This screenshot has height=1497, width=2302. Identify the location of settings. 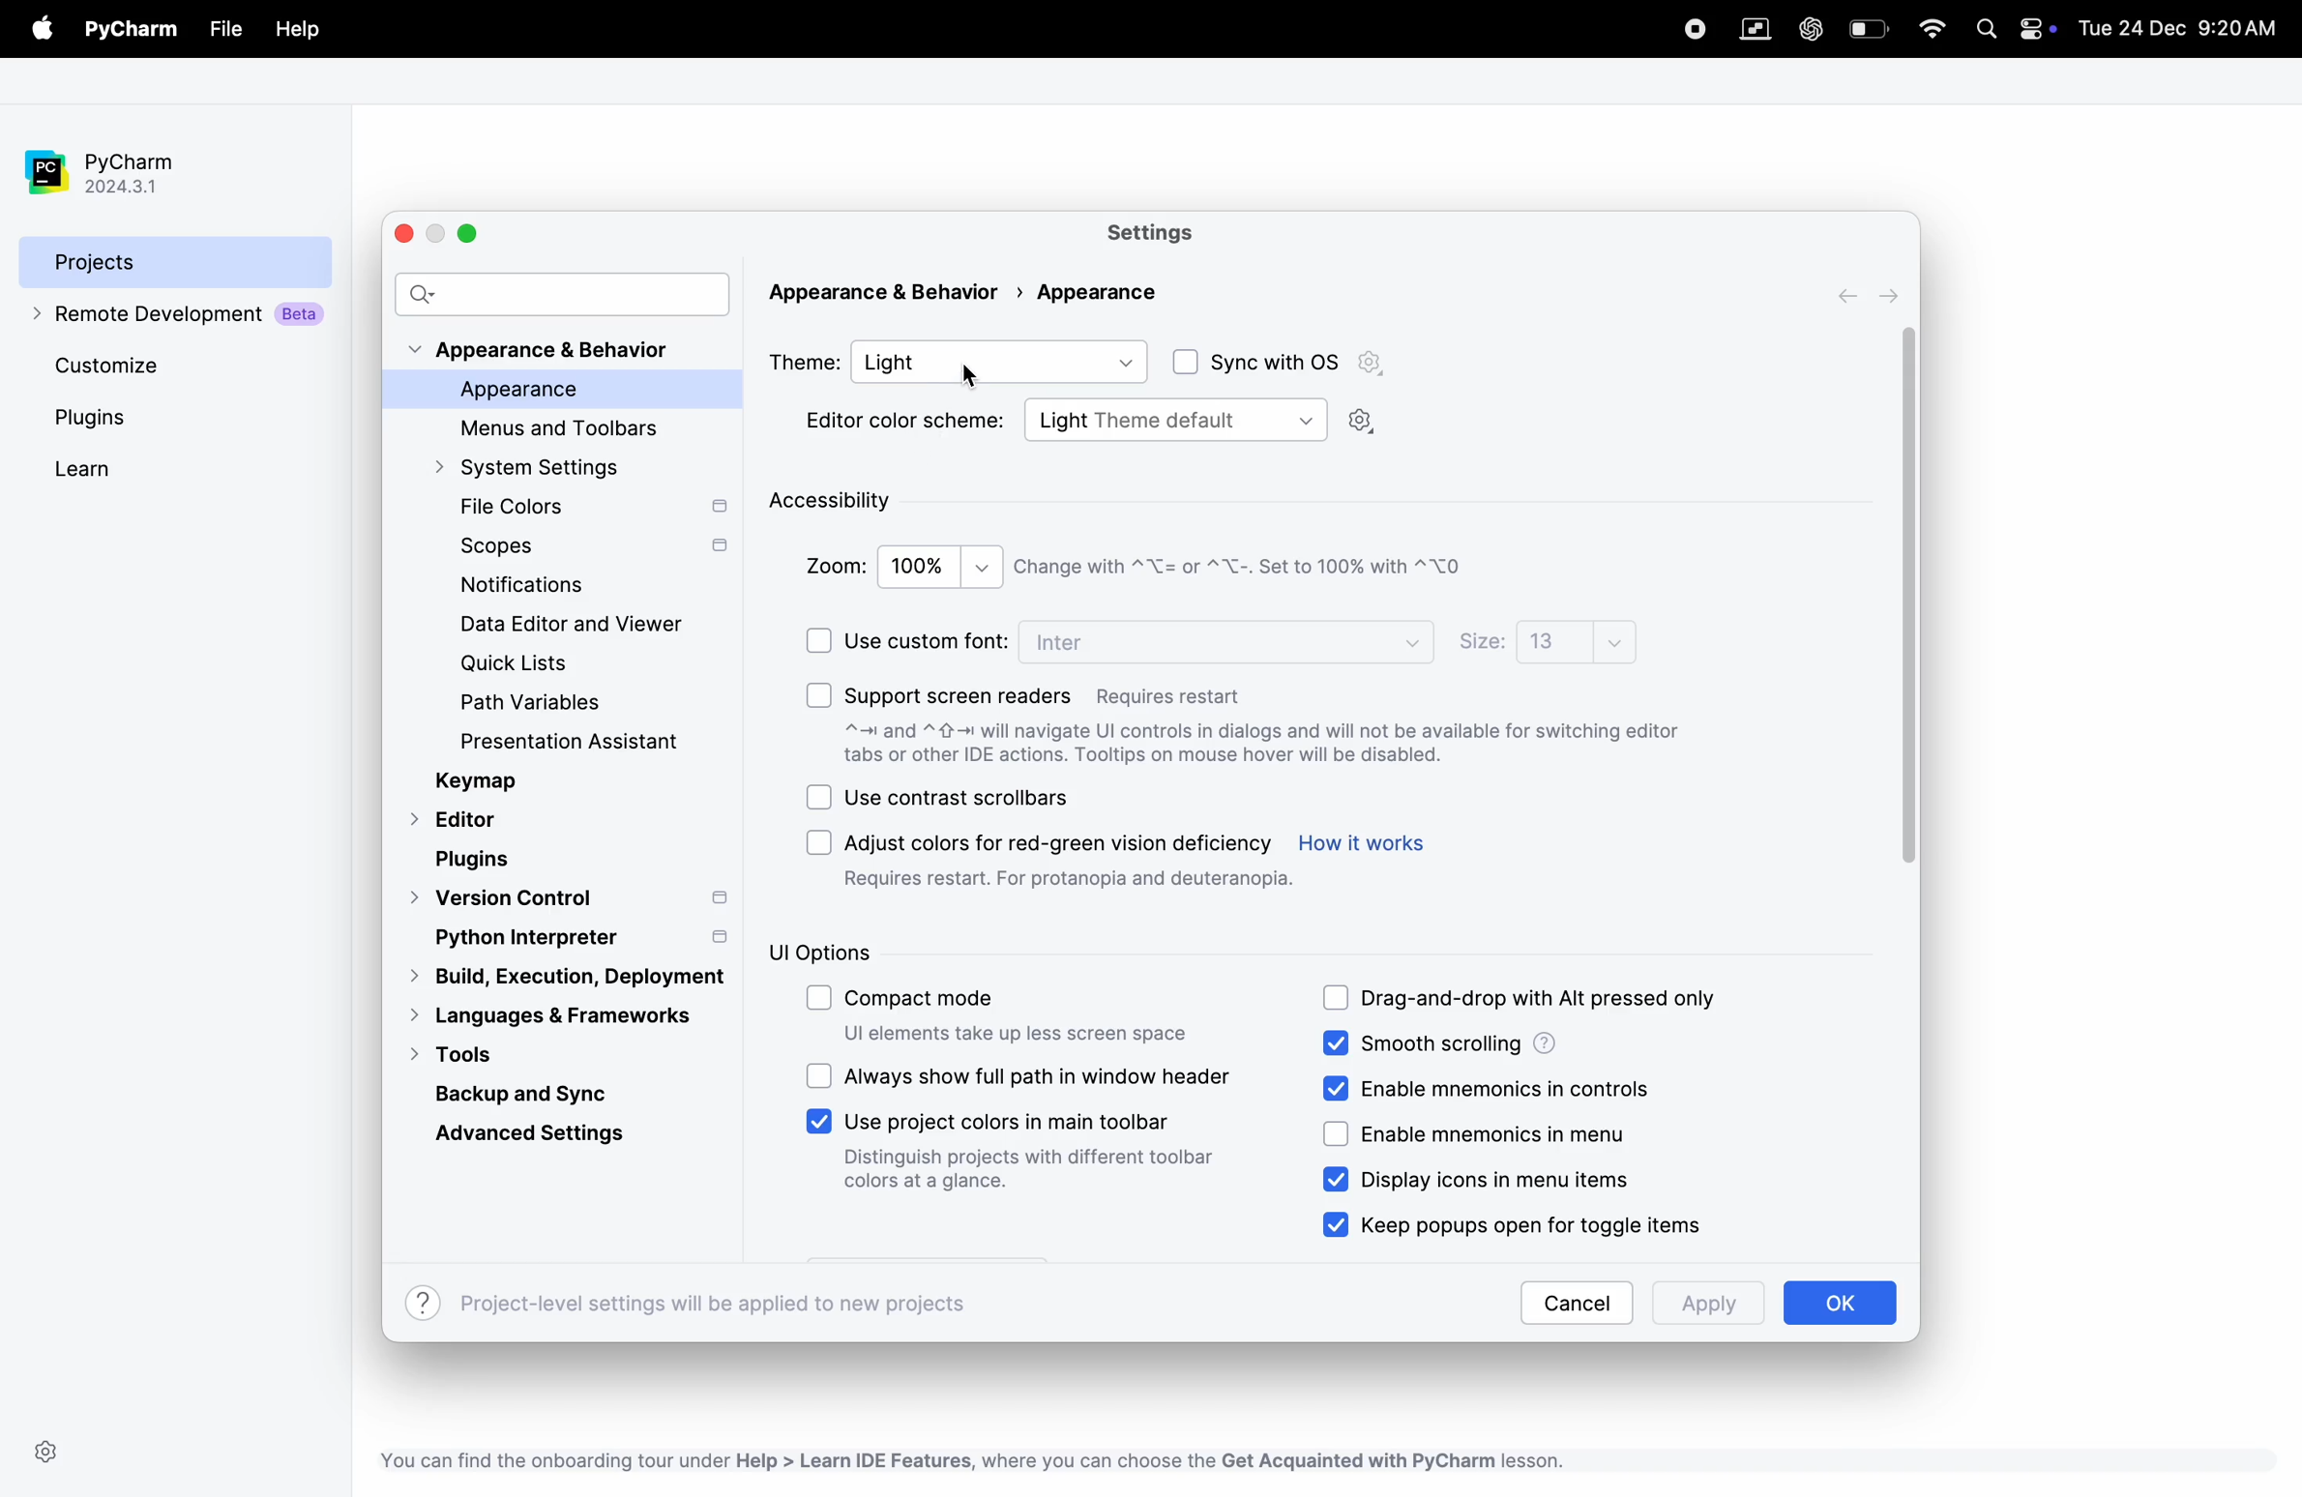
(1159, 234).